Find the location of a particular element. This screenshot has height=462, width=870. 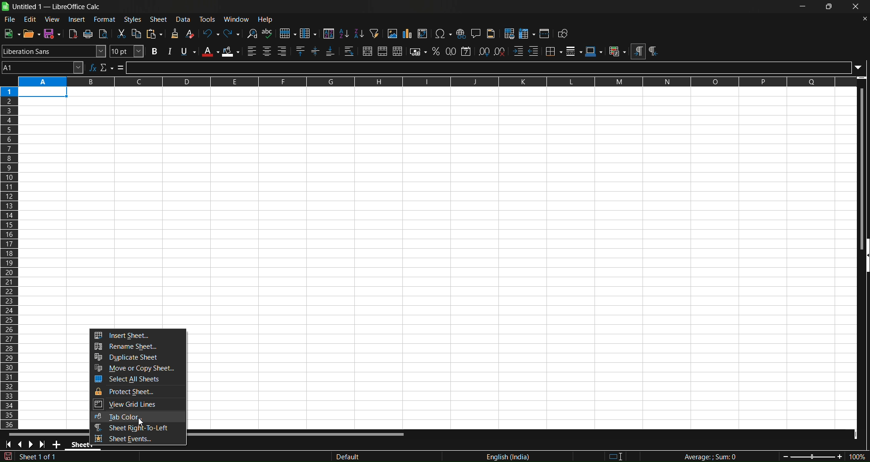

border color is located at coordinates (594, 51).